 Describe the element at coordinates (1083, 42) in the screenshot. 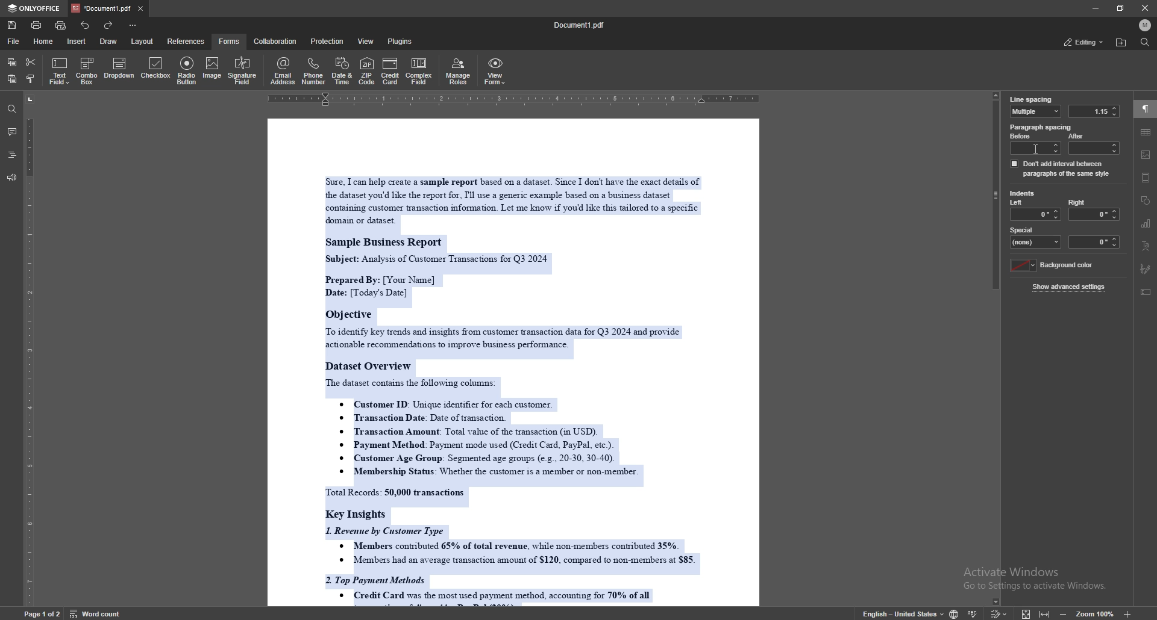

I see `status` at that location.